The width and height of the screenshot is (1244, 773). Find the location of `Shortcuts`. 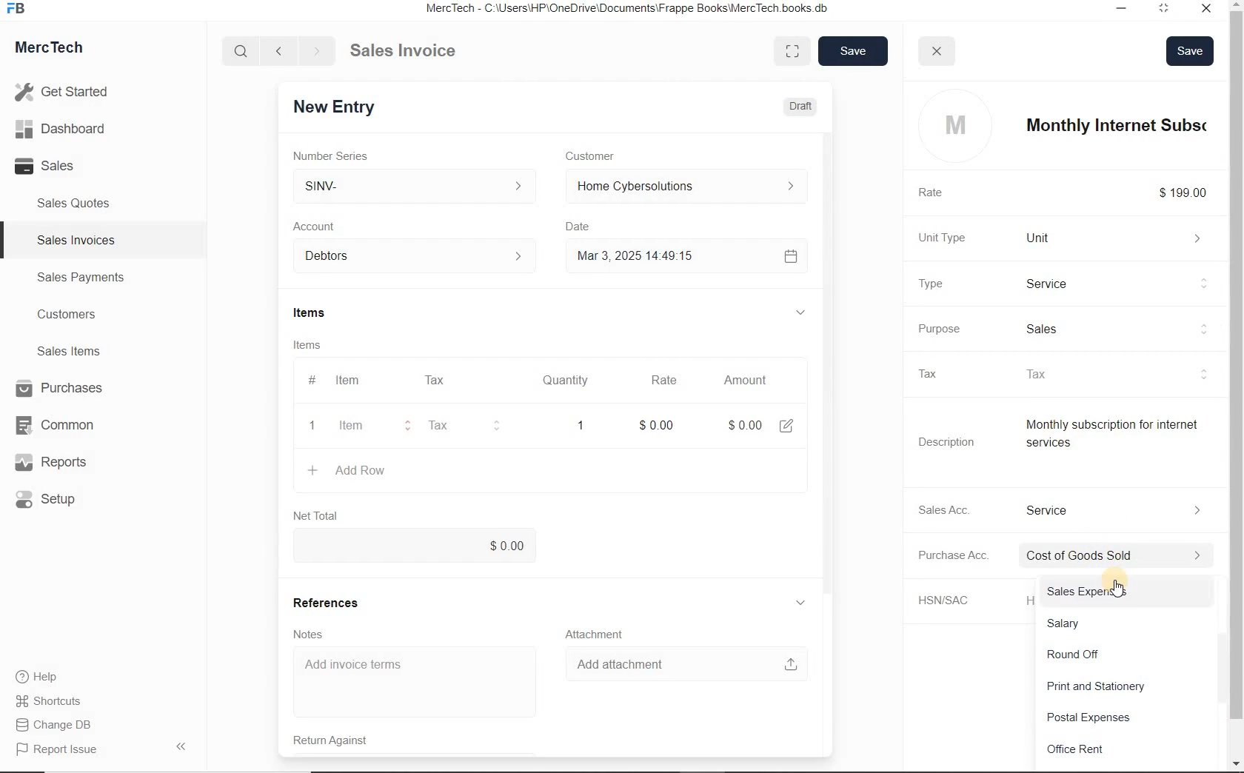

Shortcuts is located at coordinates (56, 702).